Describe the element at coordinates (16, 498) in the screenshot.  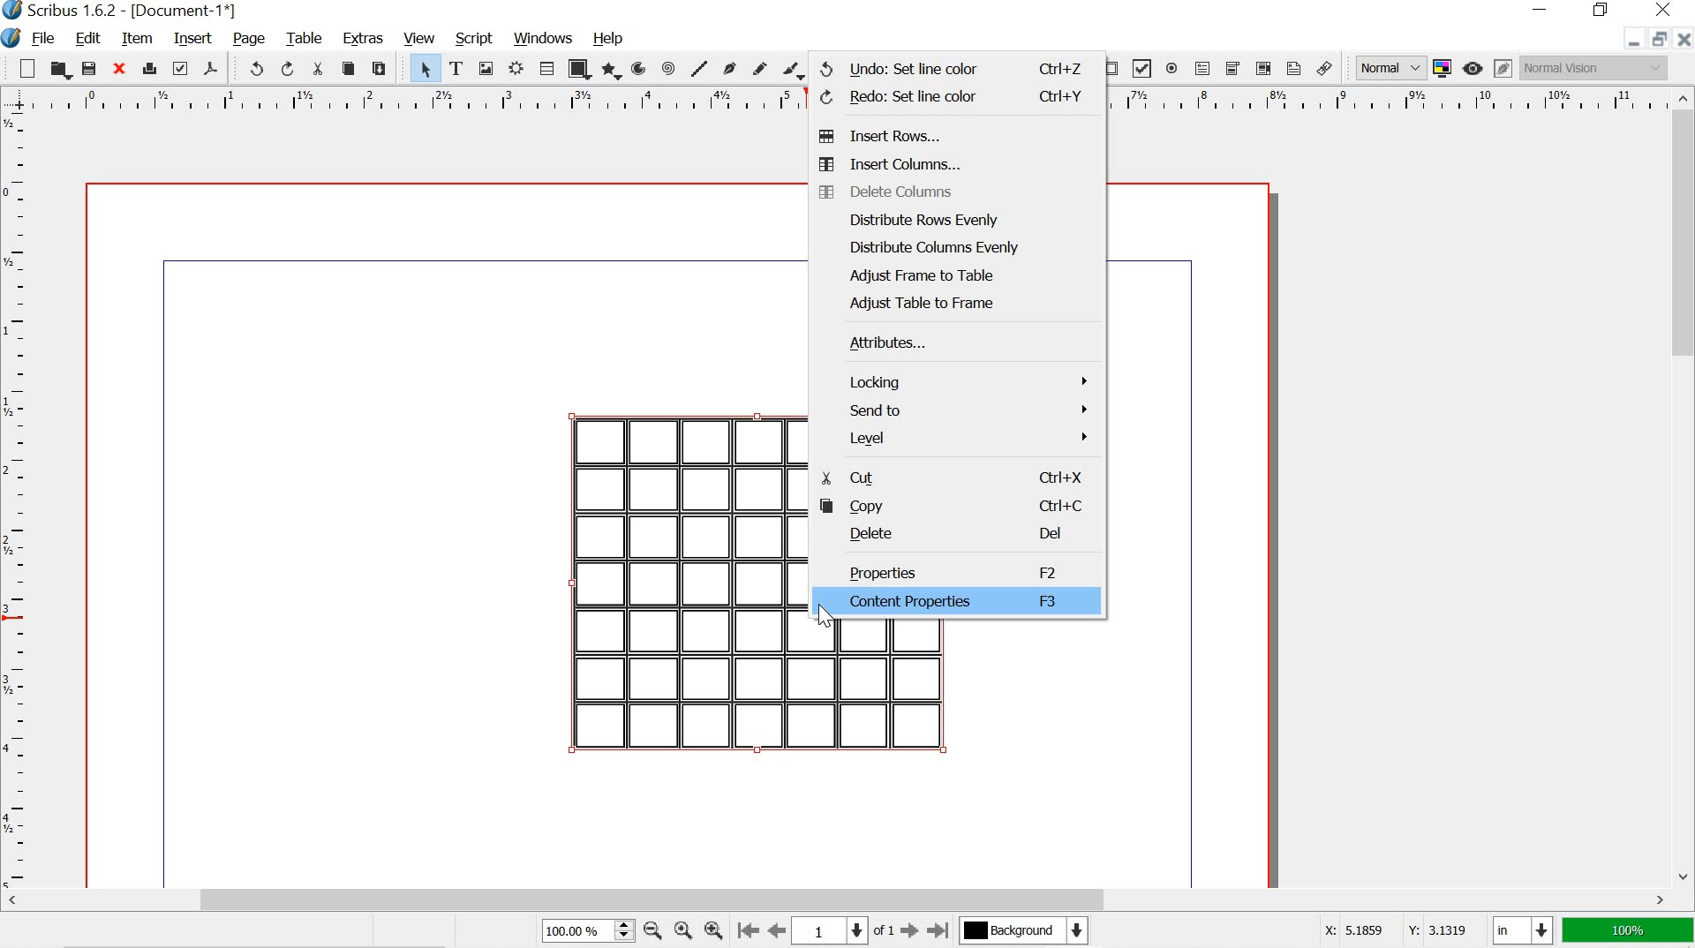
I see `ruler` at that location.